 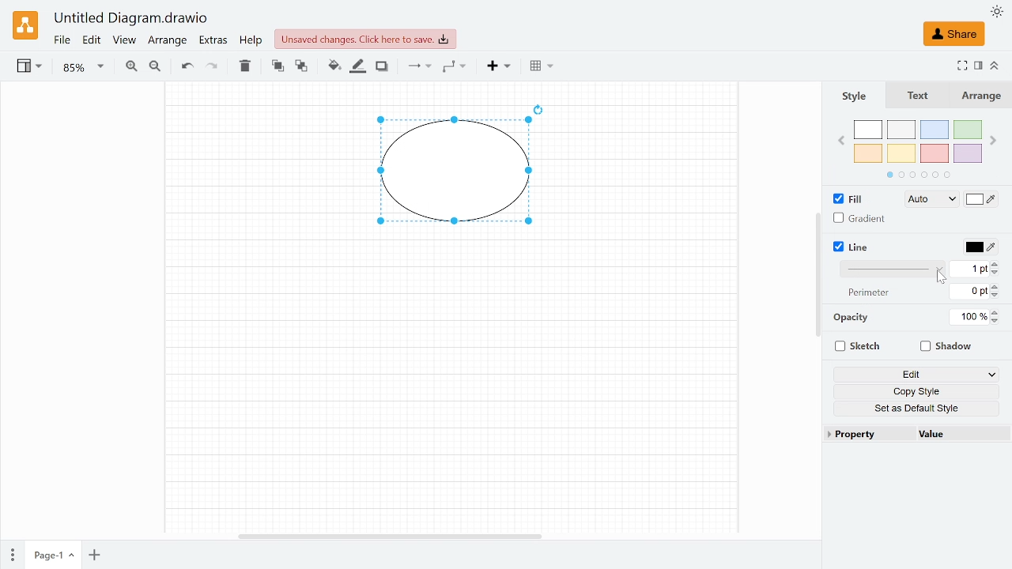 I want to click on redo, so click(x=213, y=69).